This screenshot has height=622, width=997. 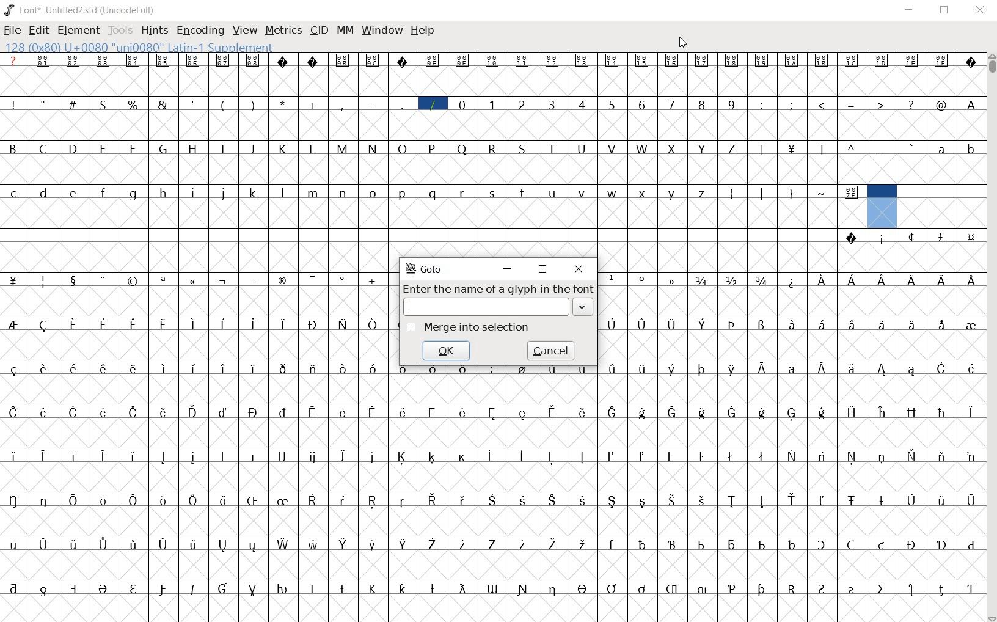 What do you see at coordinates (434, 148) in the screenshot?
I see `P` at bounding box center [434, 148].